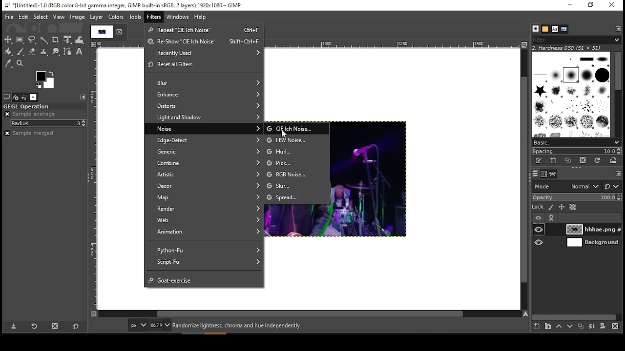 This screenshot has width=625, height=351. Describe the element at coordinates (67, 39) in the screenshot. I see `unified transform tool` at that location.